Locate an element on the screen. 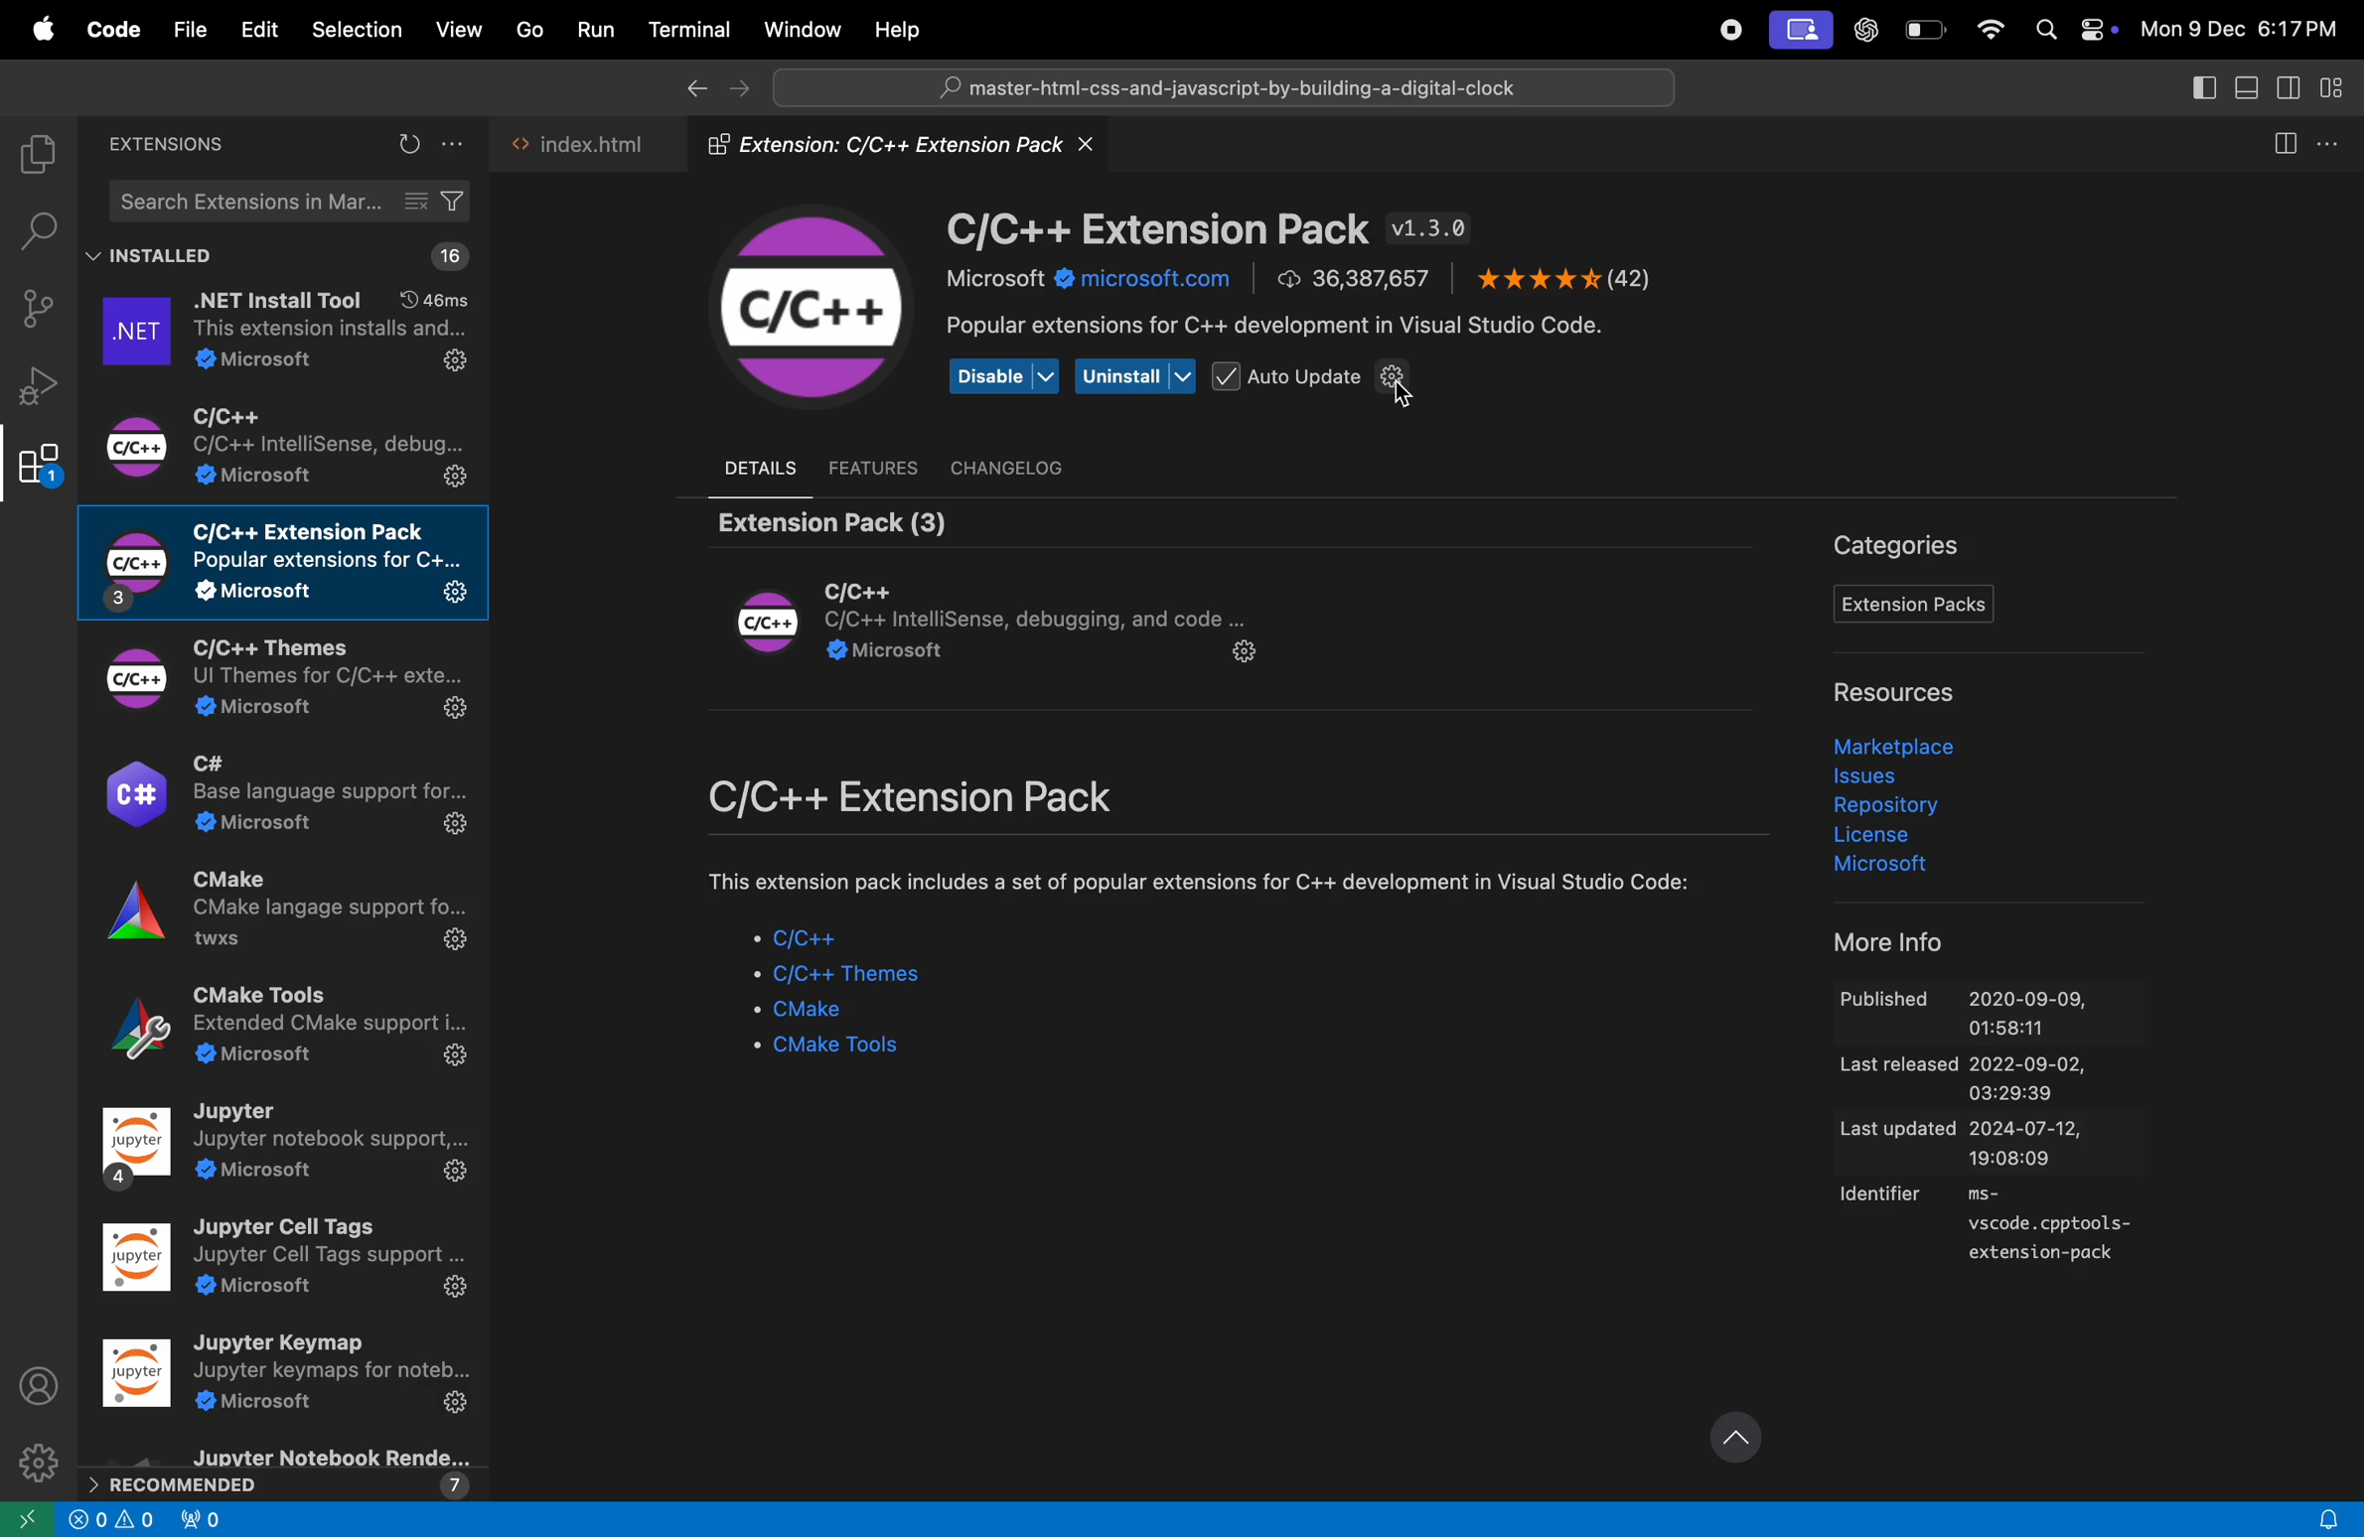  reccomended is located at coordinates (281, 1471).